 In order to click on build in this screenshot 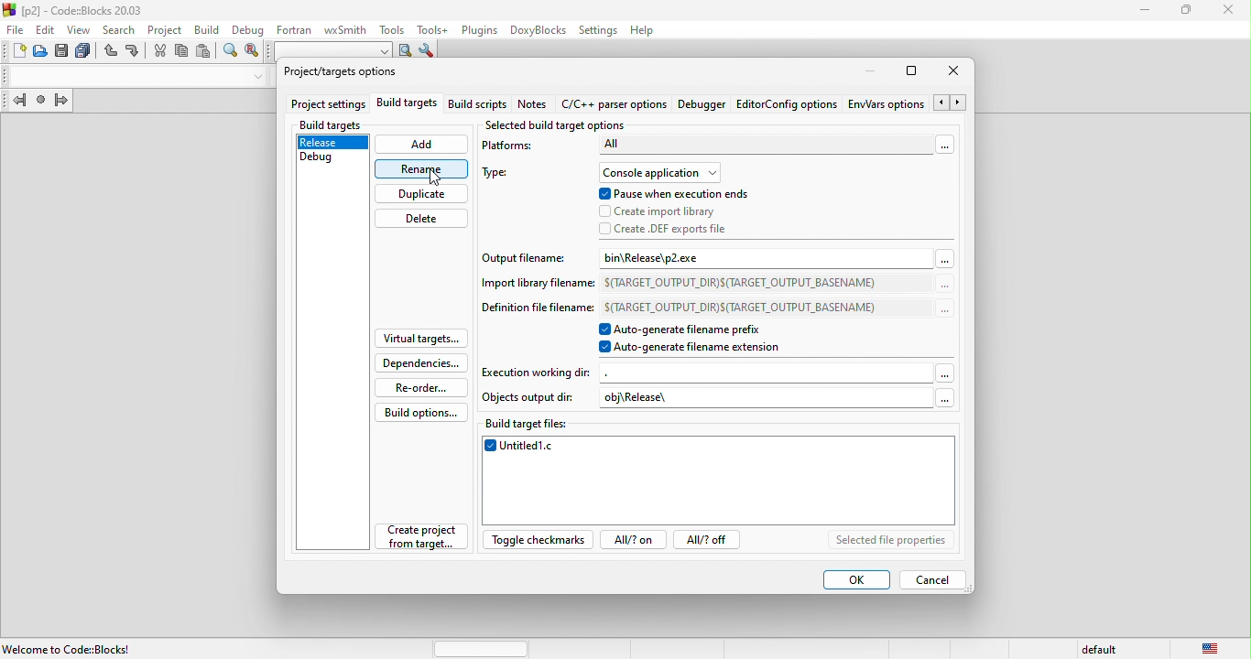, I will do `click(204, 28)`.